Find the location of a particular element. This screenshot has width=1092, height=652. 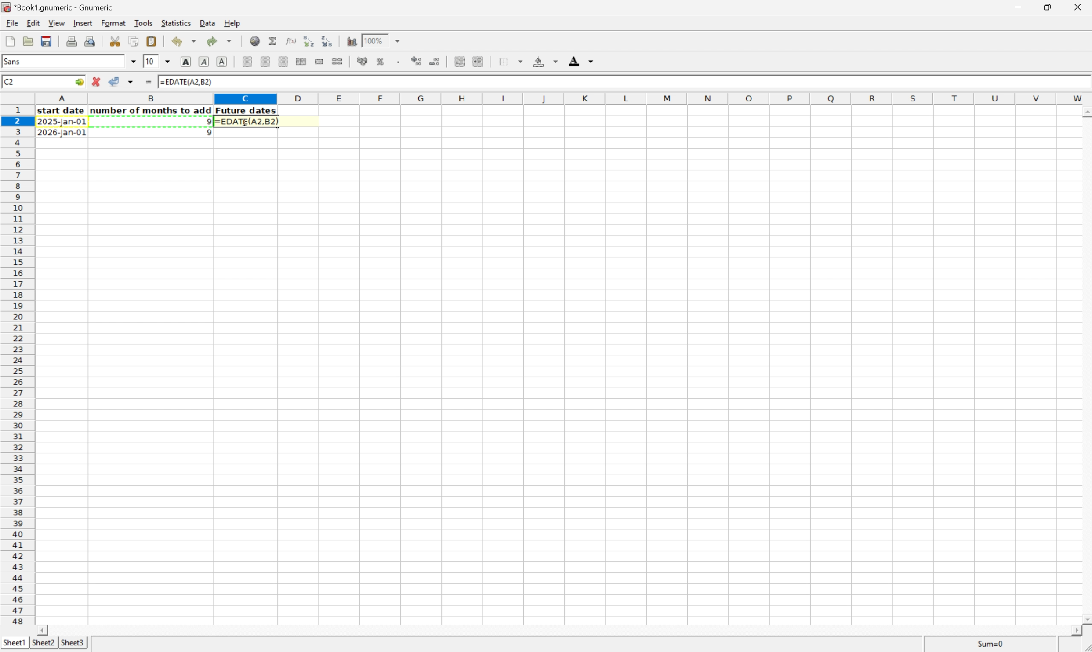

Minimize is located at coordinates (1017, 6).